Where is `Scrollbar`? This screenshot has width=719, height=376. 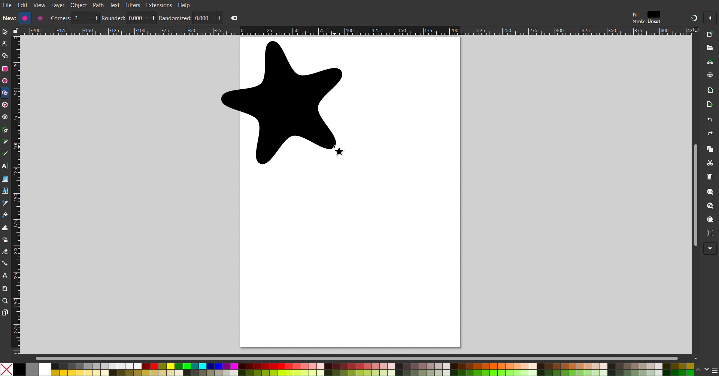
Scrollbar is located at coordinates (694, 195).